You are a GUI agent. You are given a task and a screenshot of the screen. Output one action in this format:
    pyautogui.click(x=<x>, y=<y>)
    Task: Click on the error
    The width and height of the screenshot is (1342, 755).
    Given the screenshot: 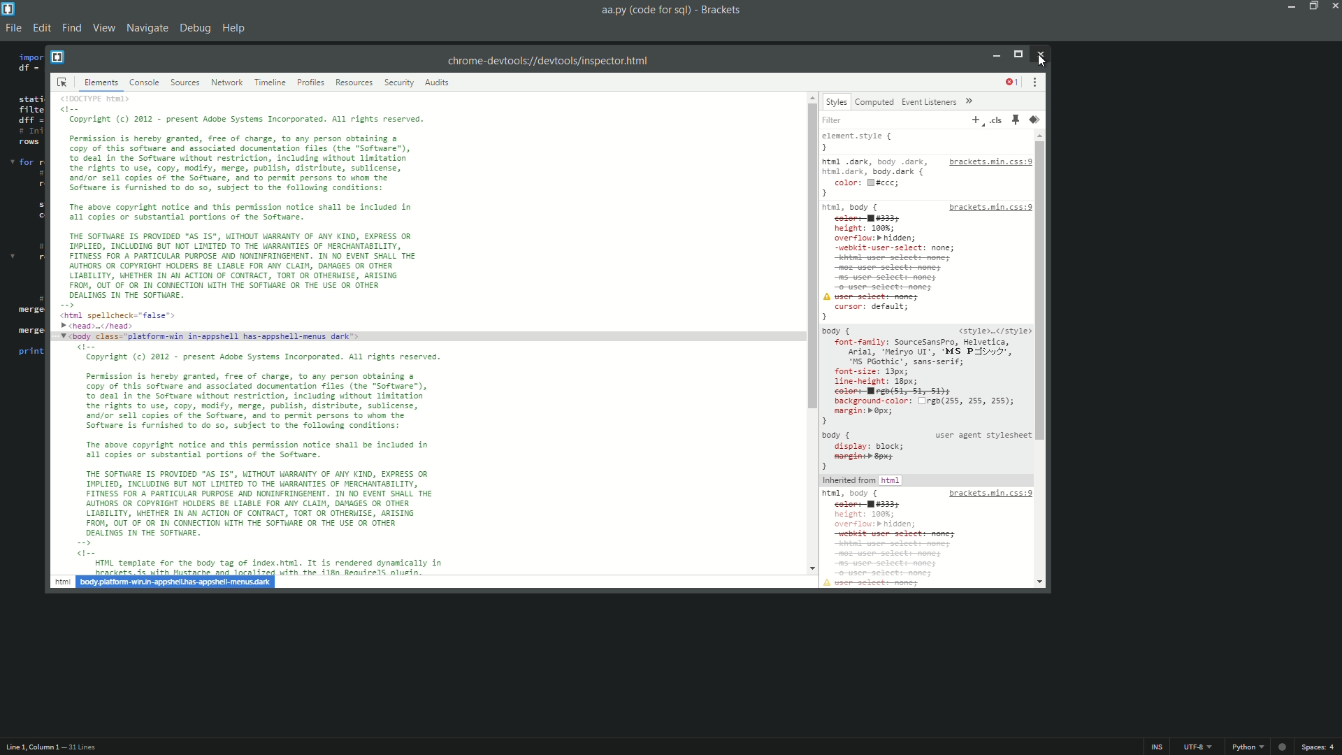 What is the action you would take?
    pyautogui.click(x=1012, y=82)
    